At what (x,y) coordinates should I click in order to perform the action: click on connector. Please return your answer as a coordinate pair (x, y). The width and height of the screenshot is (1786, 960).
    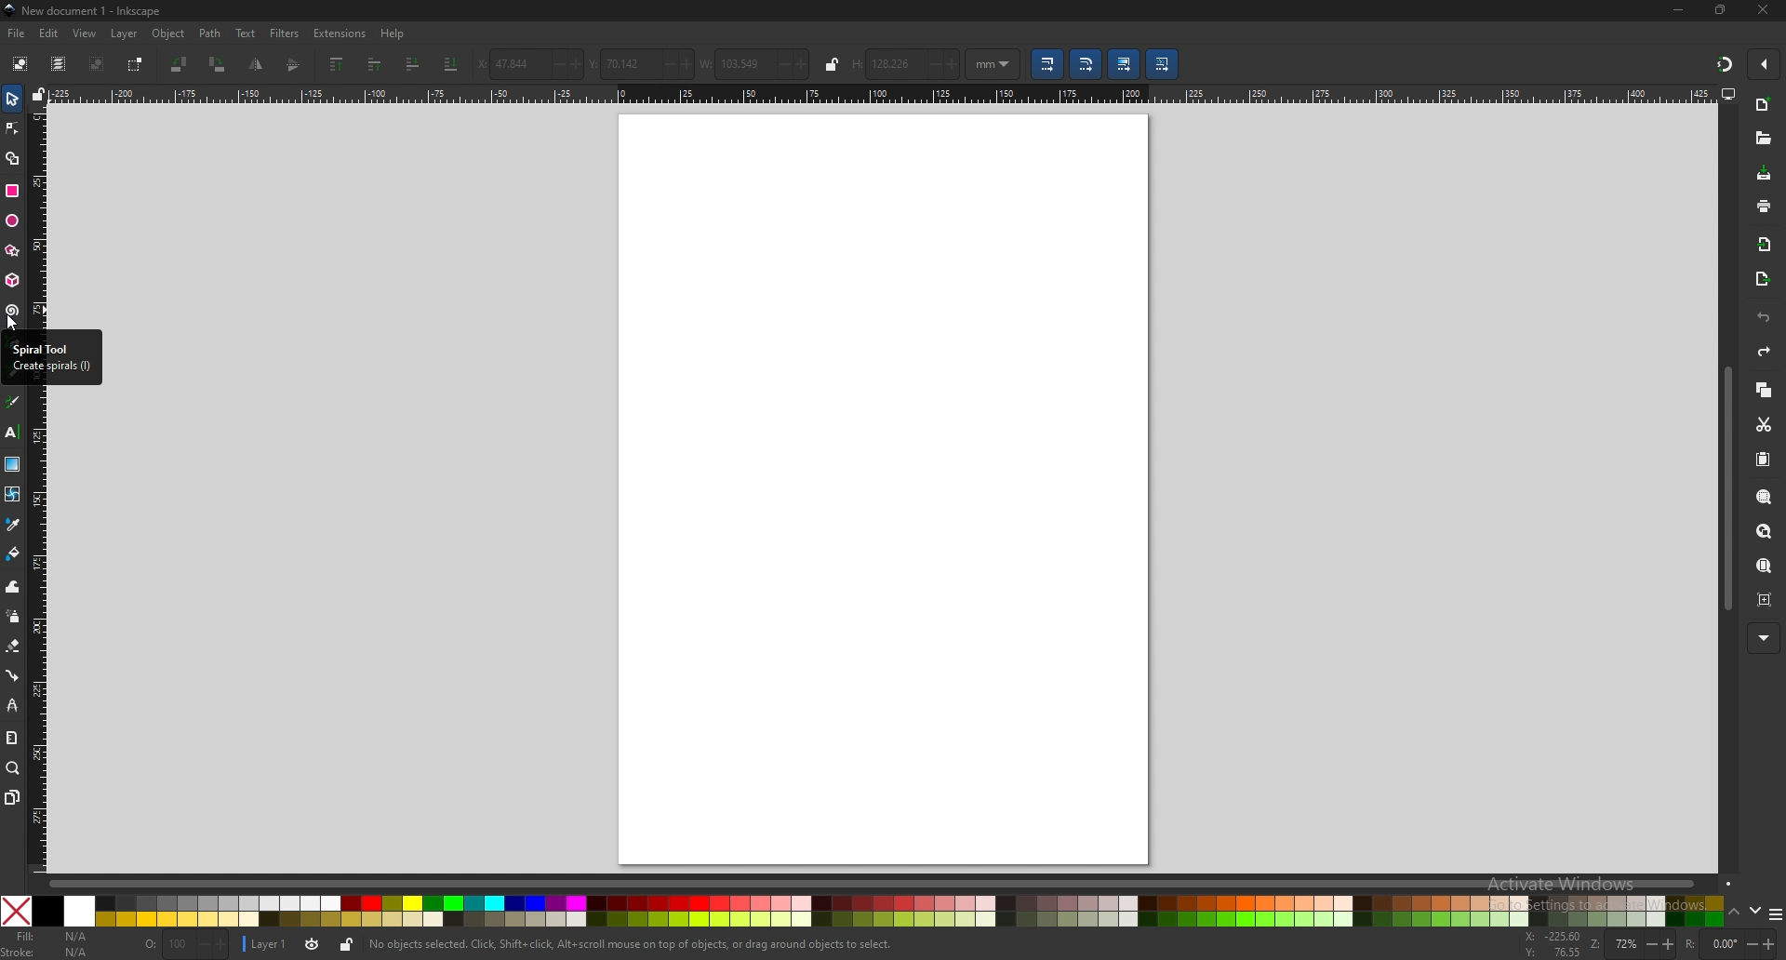
    Looking at the image, I should click on (12, 676).